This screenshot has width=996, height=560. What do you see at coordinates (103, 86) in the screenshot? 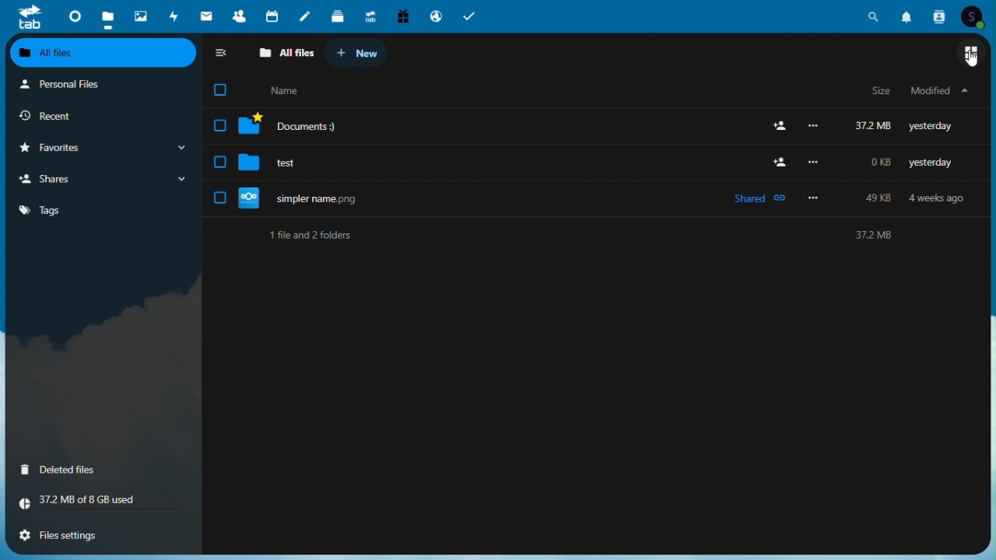
I see `Personal files` at bounding box center [103, 86].